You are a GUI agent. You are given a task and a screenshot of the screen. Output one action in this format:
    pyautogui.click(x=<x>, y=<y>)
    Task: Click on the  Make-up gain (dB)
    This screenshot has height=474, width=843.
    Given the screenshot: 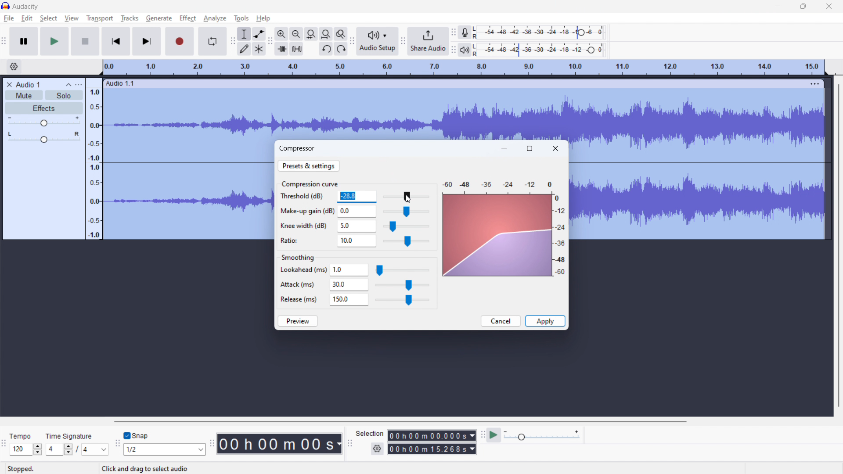 What is the action you would take?
    pyautogui.click(x=306, y=210)
    